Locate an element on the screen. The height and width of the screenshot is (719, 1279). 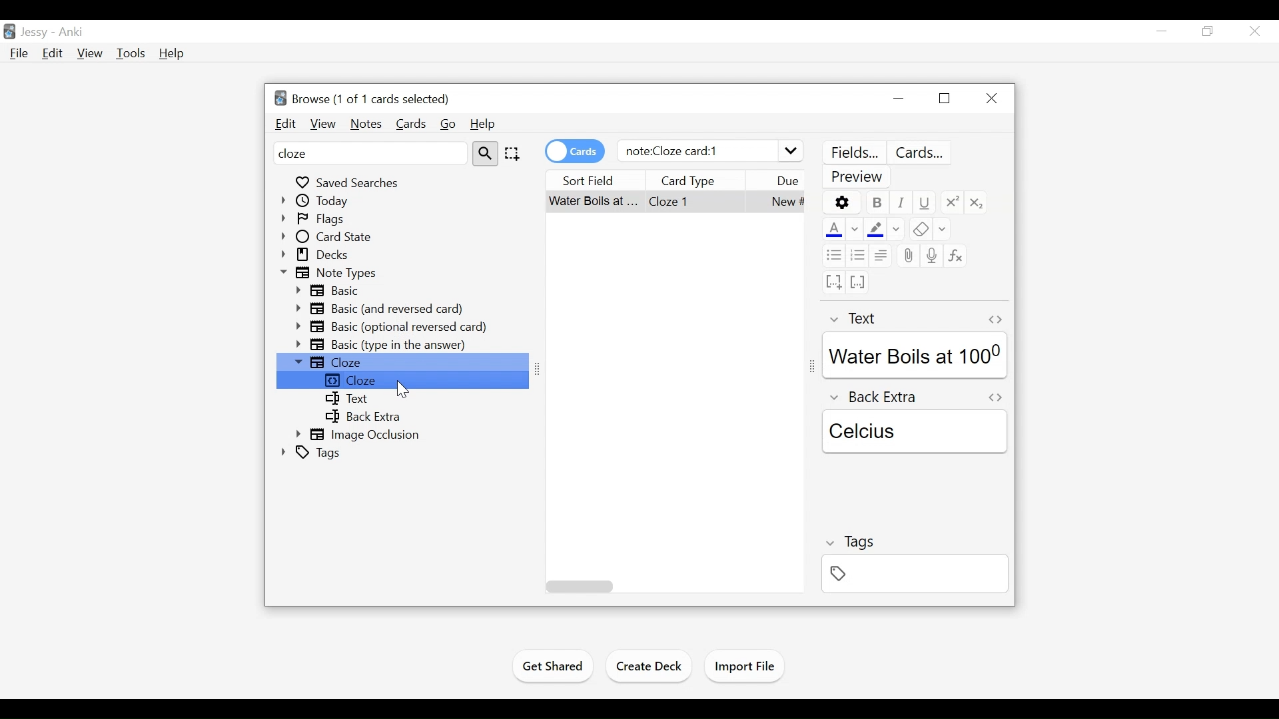
Back Extra Field is located at coordinates (913, 431).